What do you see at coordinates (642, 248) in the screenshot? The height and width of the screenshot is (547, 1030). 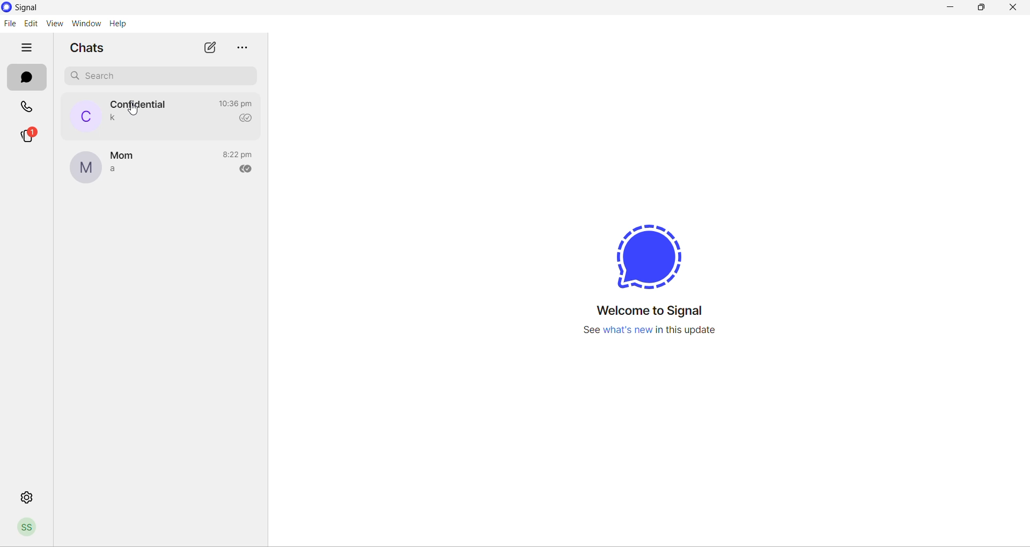 I see `signal logo` at bounding box center [642, 248].